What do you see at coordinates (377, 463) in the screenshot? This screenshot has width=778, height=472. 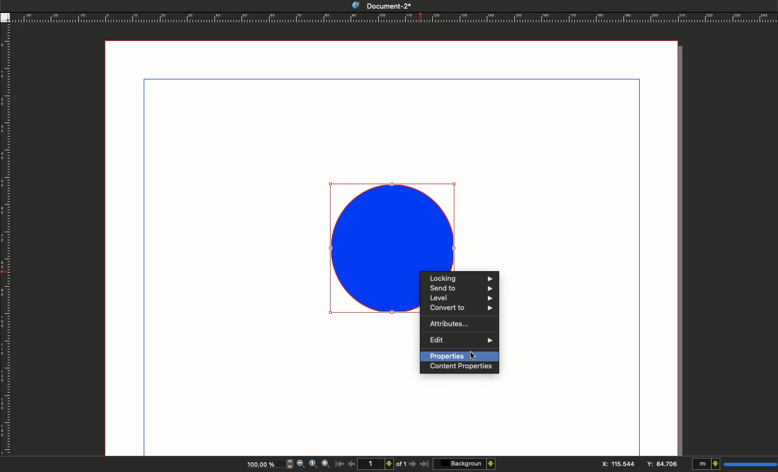 I see `1` at bounding box center [377, 463].